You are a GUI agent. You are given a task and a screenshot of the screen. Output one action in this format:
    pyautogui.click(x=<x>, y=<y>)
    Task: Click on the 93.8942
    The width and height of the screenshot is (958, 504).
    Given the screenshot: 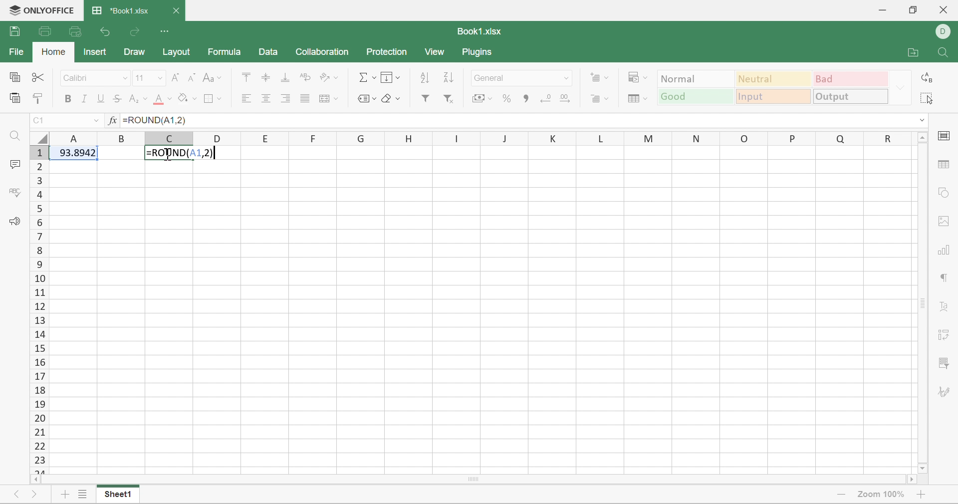 What is the action you would take?
    pyautogui.click(x=75, y=151)
    